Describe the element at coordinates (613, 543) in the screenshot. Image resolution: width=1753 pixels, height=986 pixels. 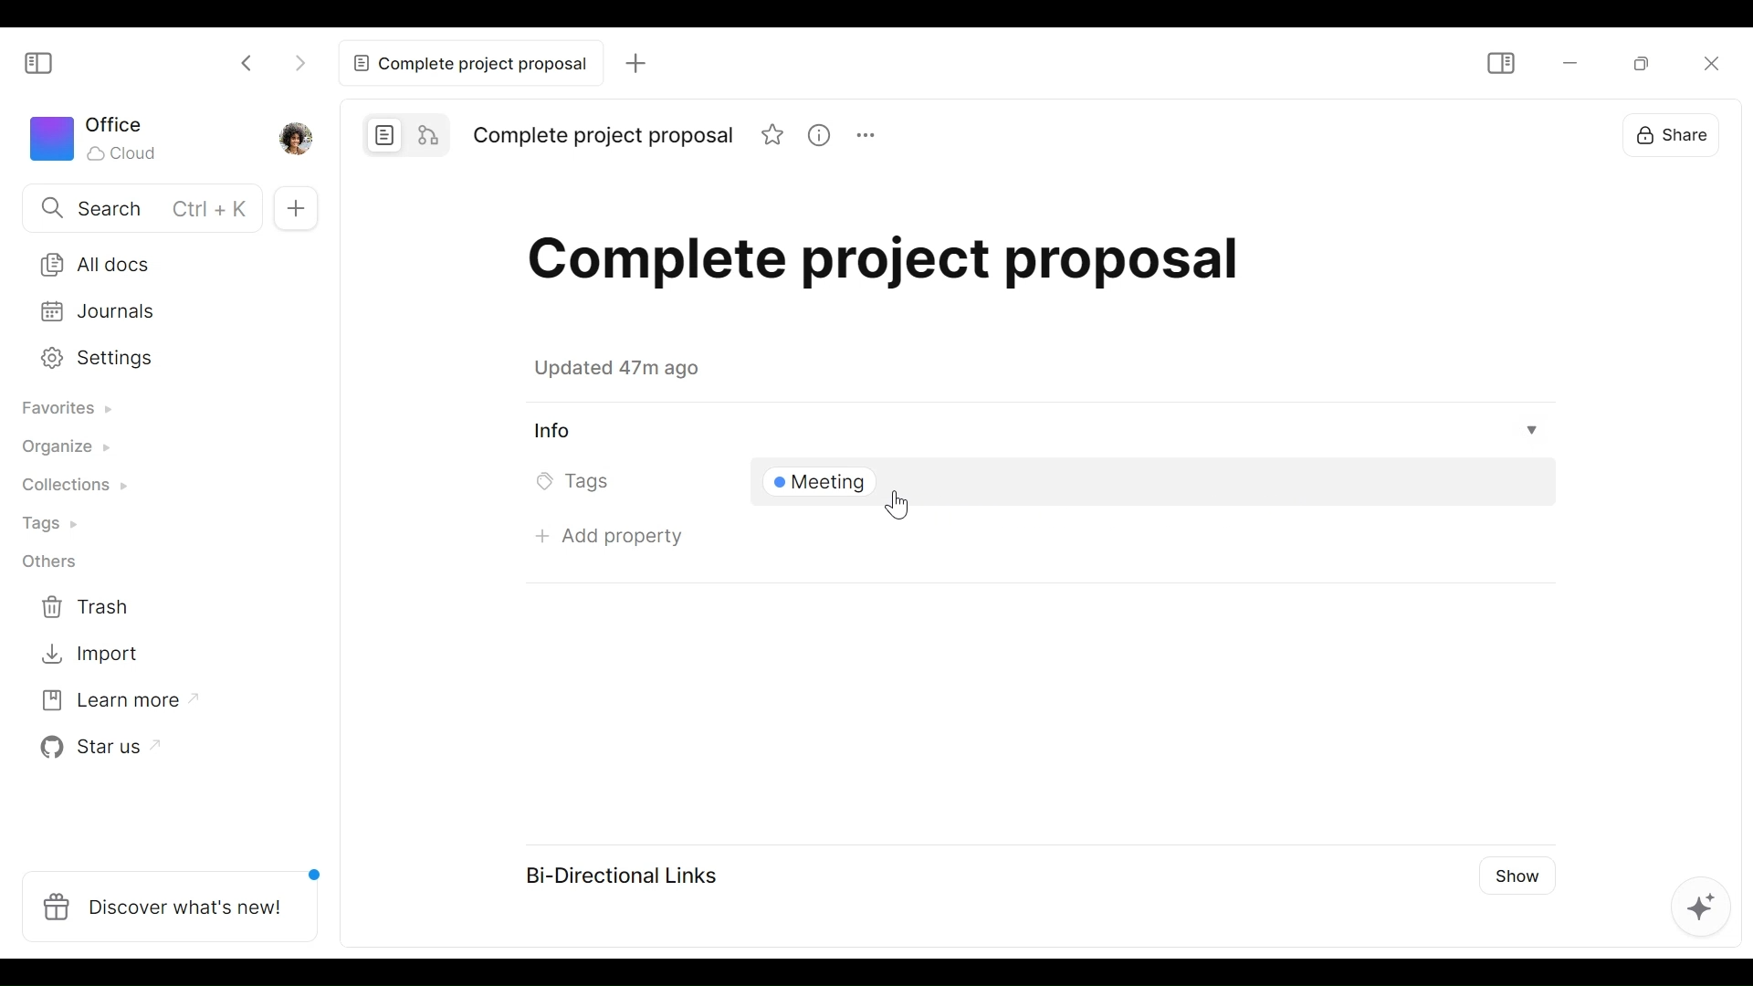
I see `Add property` at that location.